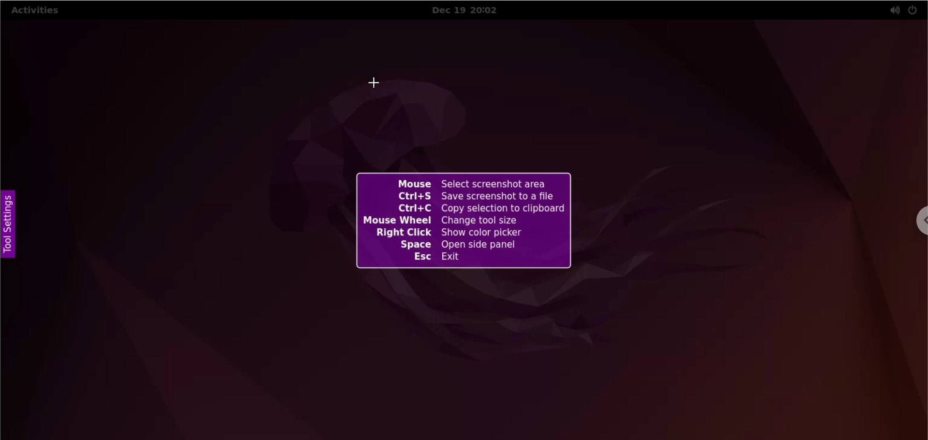 Image resolution: width=928 pixels, height=440 pixels. Describe the element at coordinates (466, 220) in the screenshot. I see `Mouse Select screenshot area Ctrl+S Save screenshot to a file Ctrl+C Copy selection to clipboard Mouse Wheel Change tool size Right Click Show color picker Space Open side panel Esc Exit` at that location.